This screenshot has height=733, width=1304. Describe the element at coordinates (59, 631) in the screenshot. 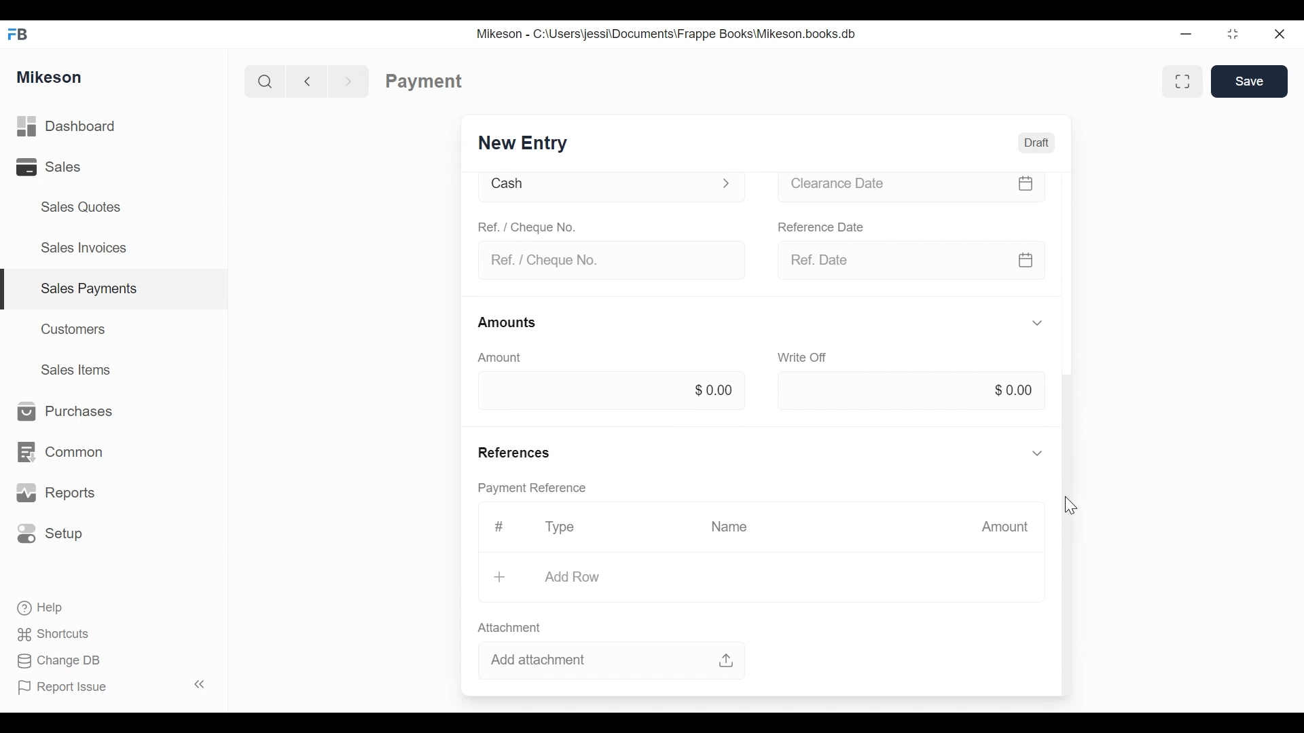

I see `Shortcuts` at that location.